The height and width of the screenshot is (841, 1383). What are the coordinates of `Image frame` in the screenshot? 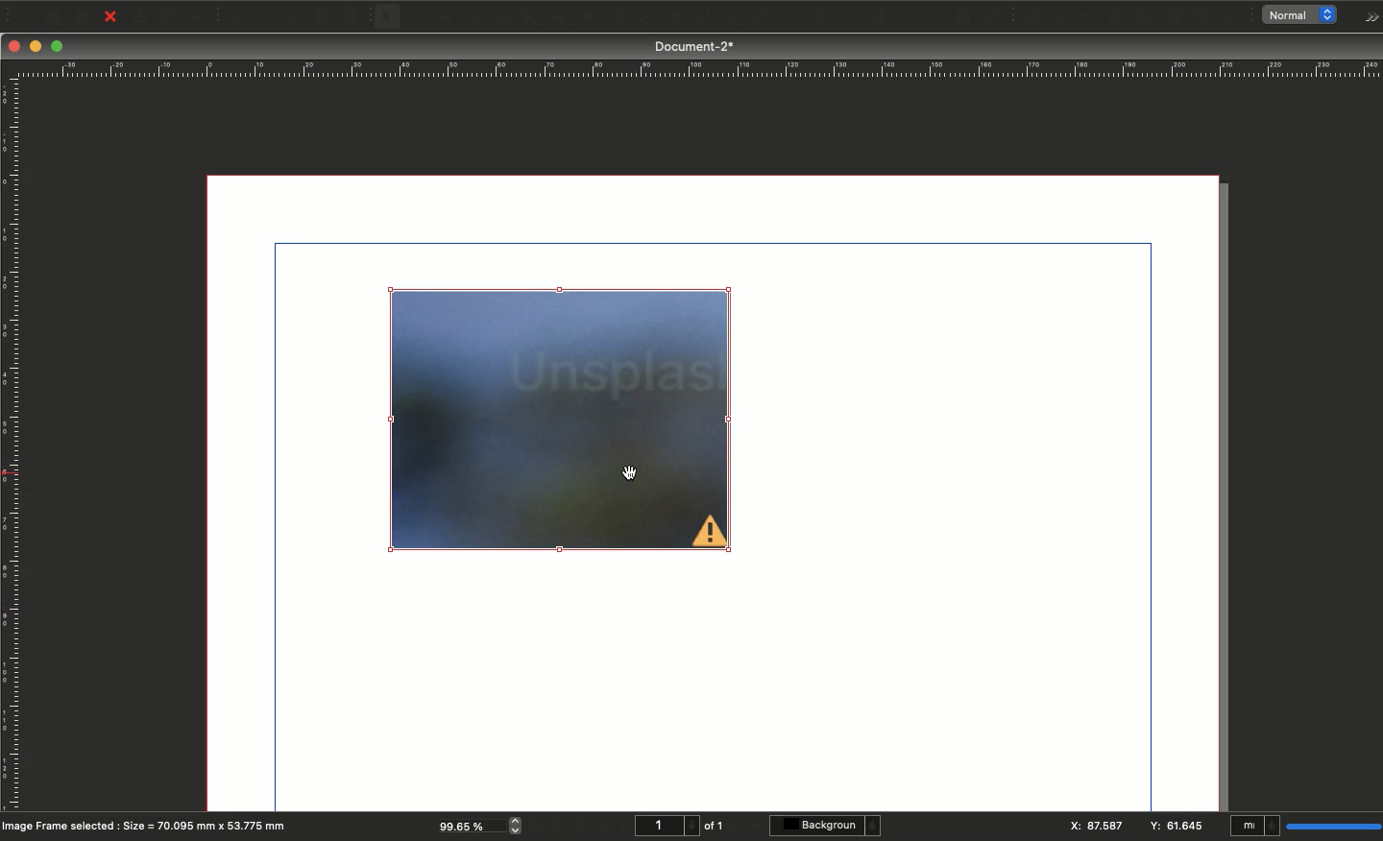 It's located at (448, 19).